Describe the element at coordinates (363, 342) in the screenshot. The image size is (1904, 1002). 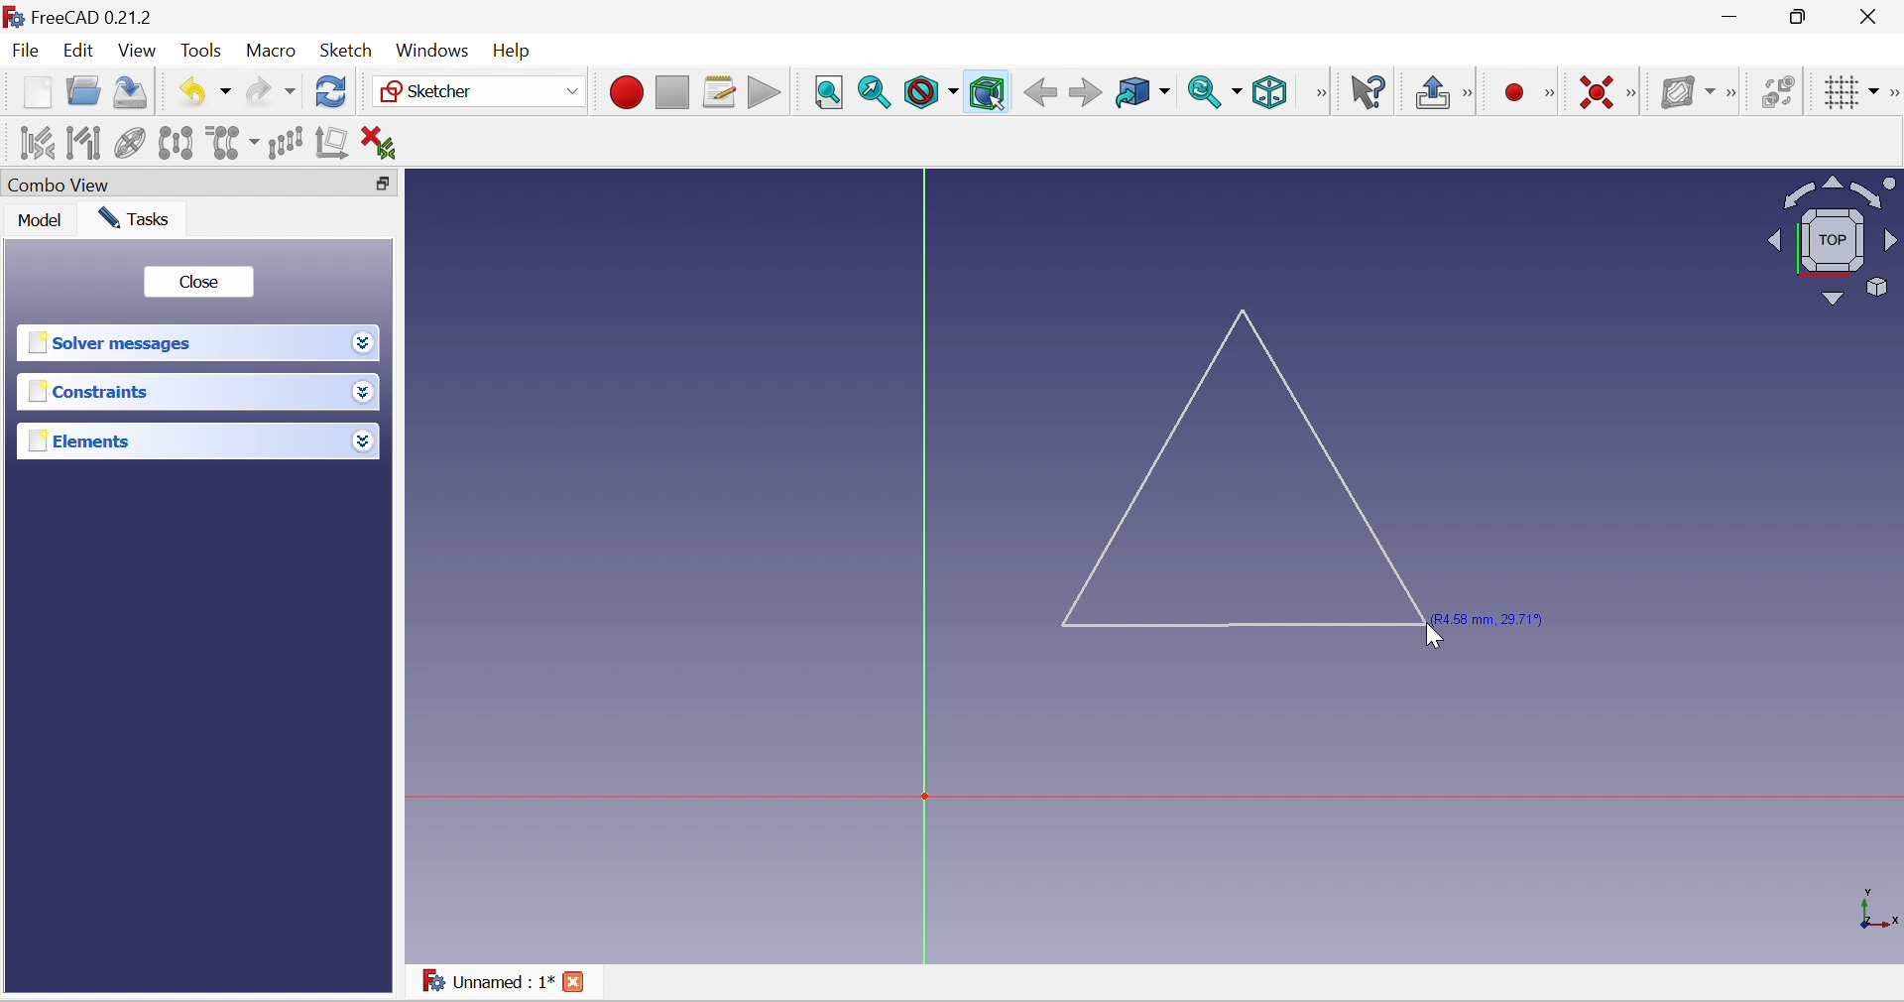
I see `Drop down` at that location.